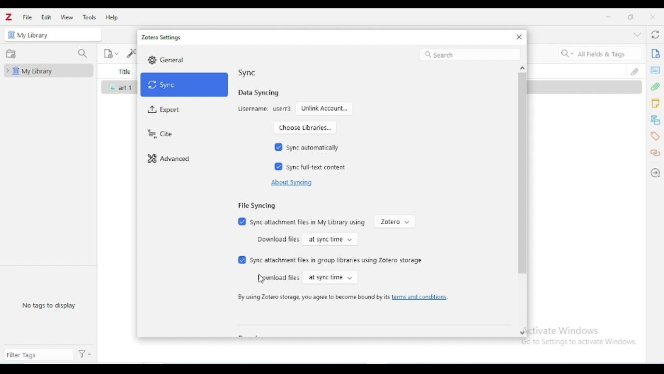  Describe the element at coordinates (242, 260) in the screenshot. I see `Checked box` at that location.